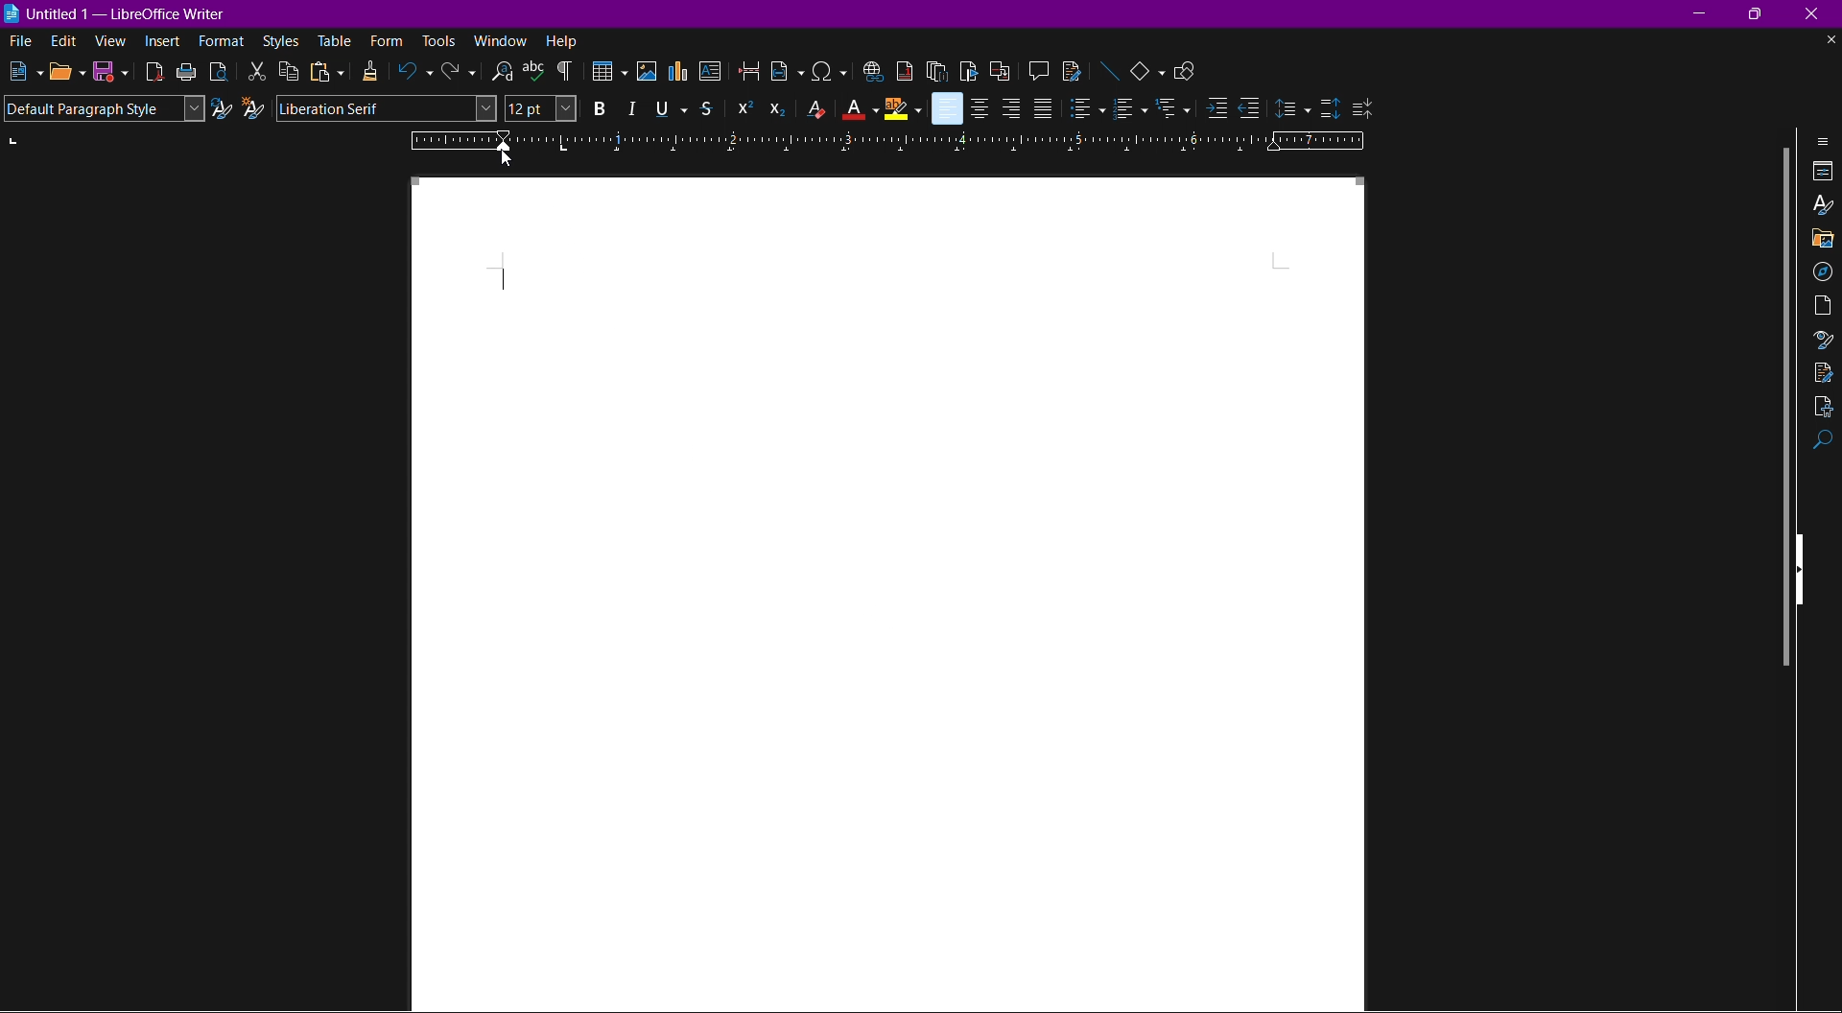  Describe the element at coordinates (16, 39) in the screenshot. I see `file` at that location.